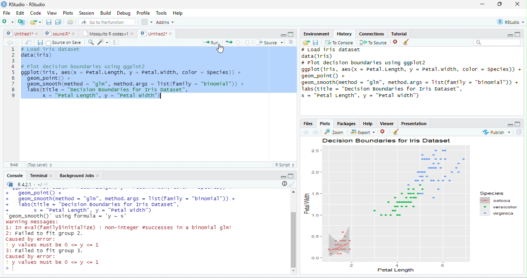 This screenshot has height=278, width=527. What do you see at coordinates (316, 132) in the screenshot?
I see `forward` at bounding box center [316, 132].